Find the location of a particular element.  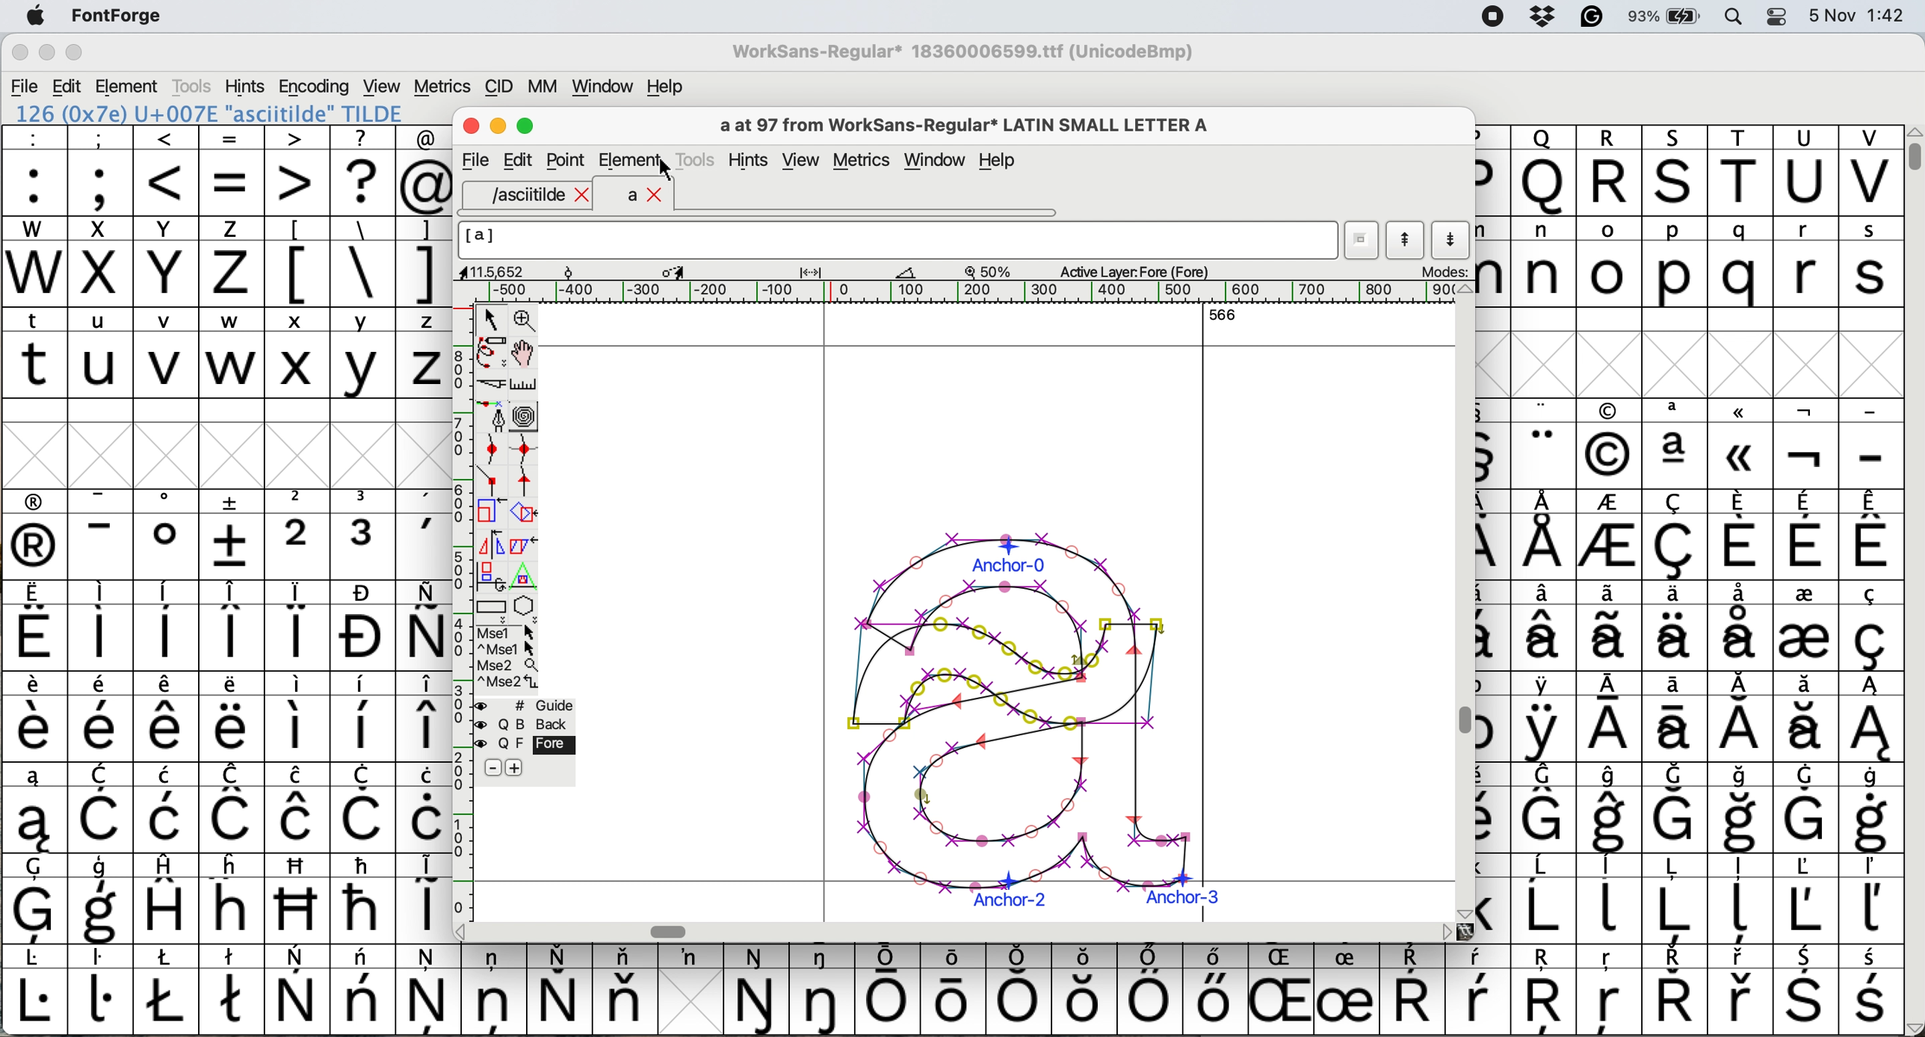

file is located at coordinates (25, 87).